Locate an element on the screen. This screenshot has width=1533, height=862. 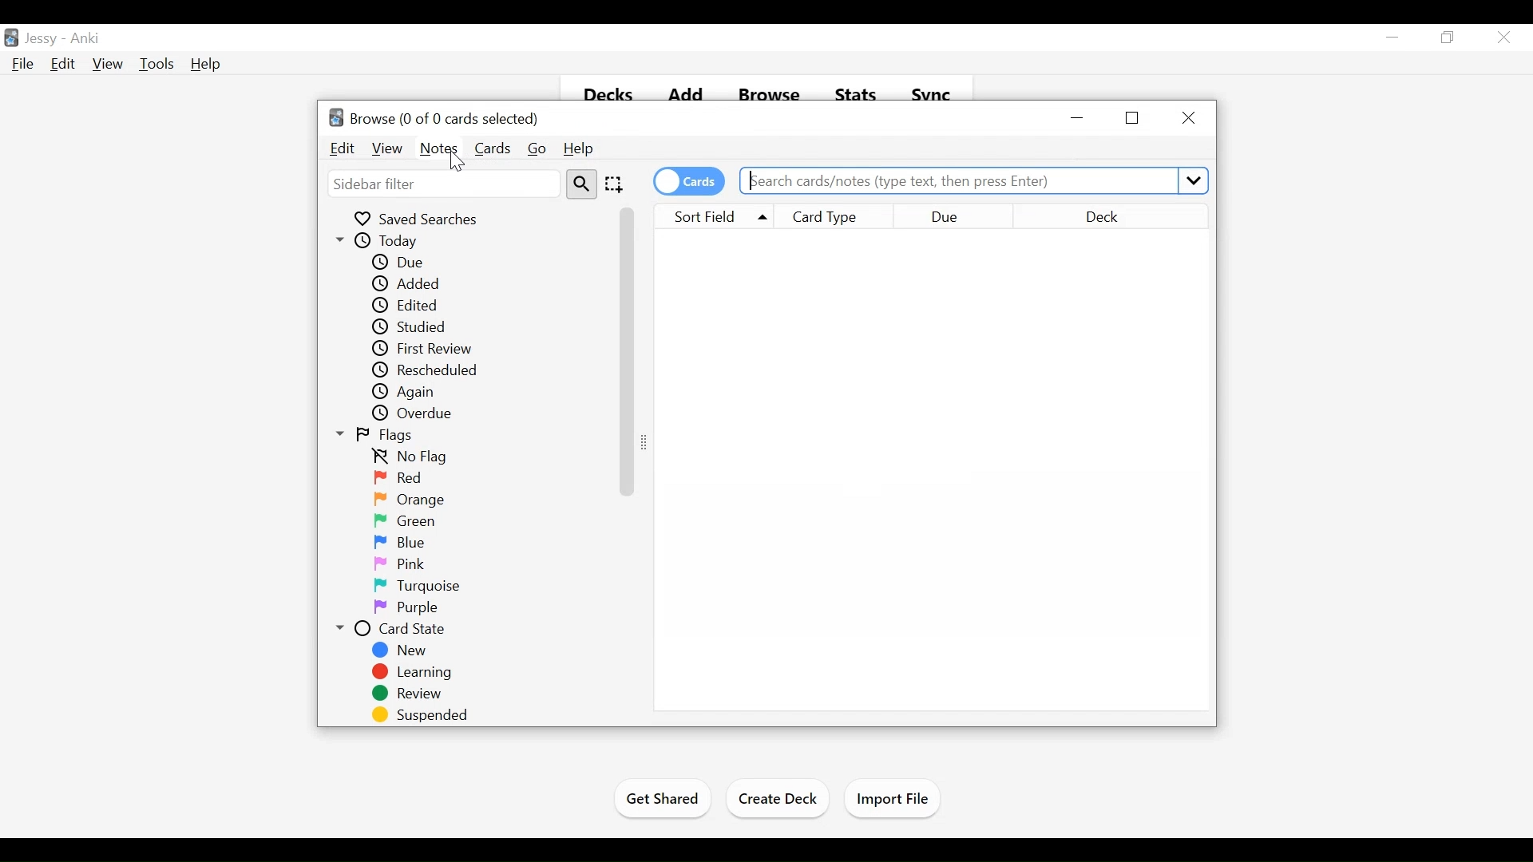
Tools is located at coordinates (156, 64).